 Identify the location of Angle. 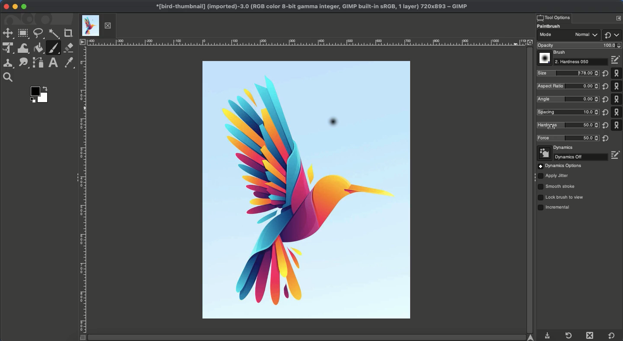
(567, 99).